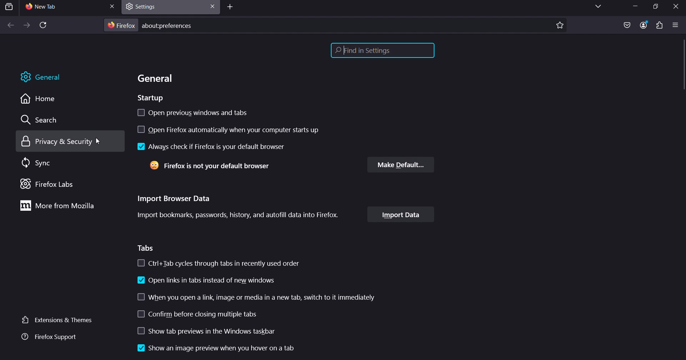 Image resolution: width=686 pixels, height=360 pixels. I want to click on sync, so click(38, 163).